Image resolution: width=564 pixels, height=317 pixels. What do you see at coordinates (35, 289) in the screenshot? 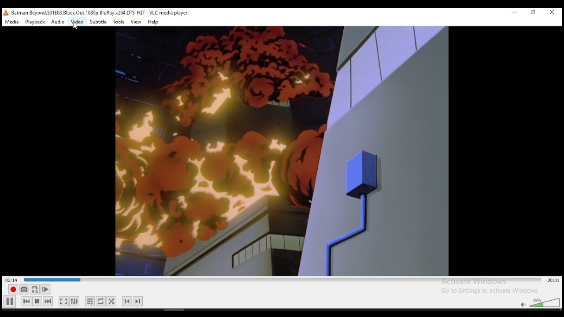
I see `loop between point A and point B.. click to add point A` at bounding box center [35, 289].